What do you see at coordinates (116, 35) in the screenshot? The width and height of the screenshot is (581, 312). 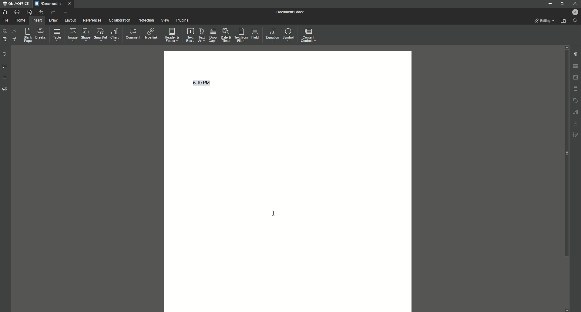 I see `Chart` at bounding box center [116, 35].